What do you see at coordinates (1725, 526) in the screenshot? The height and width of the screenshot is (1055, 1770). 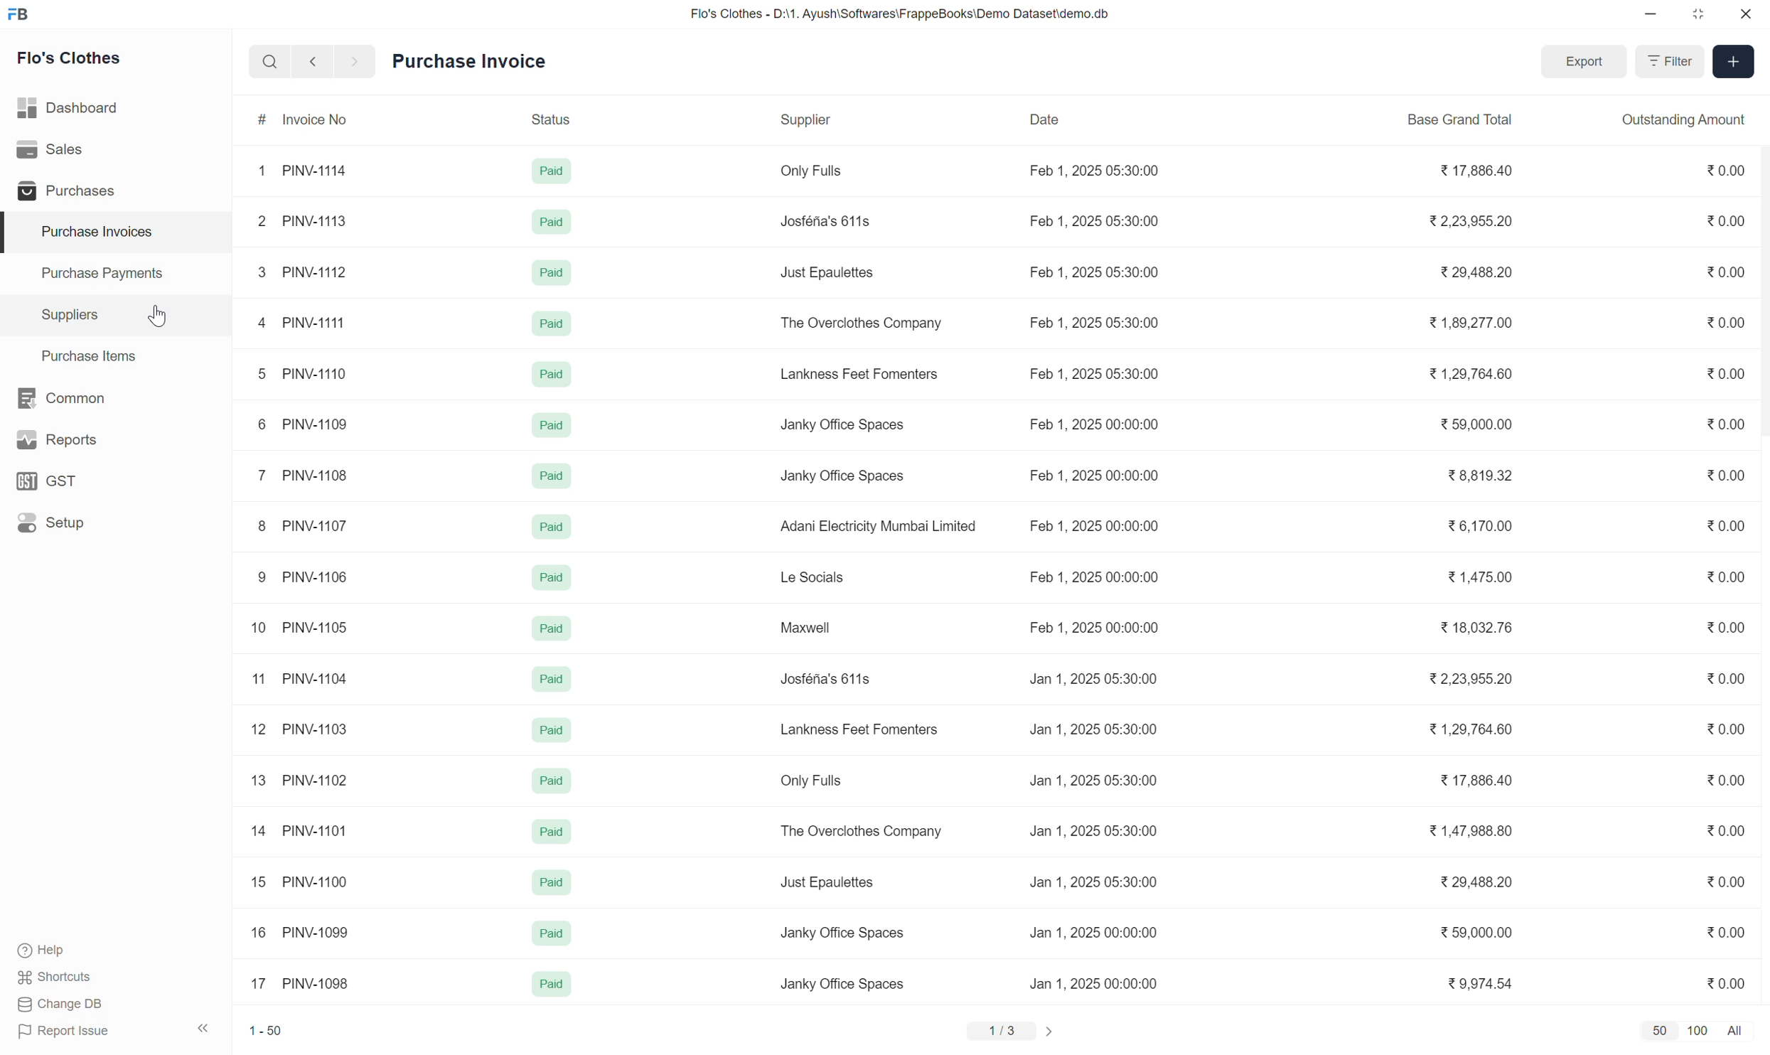 I see `0.00` at bounding box center [1725, 526].